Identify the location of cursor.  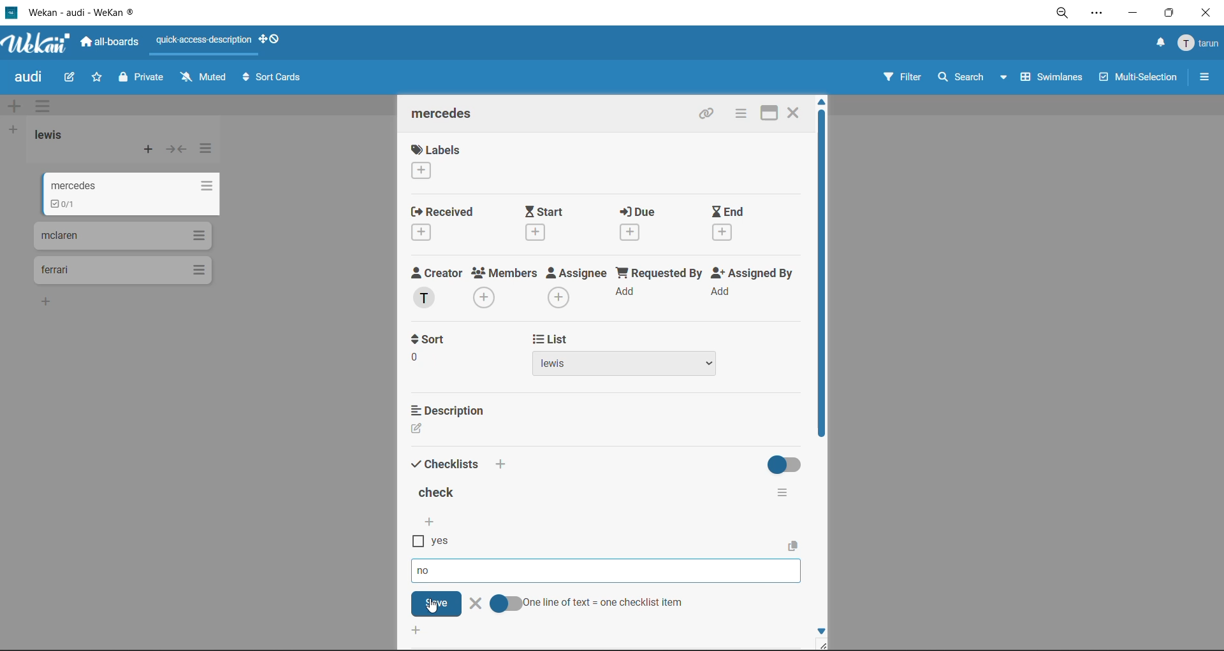
(432, 606).